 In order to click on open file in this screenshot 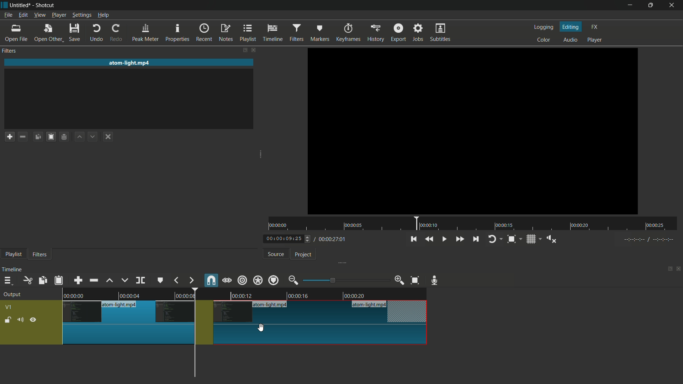, I will do `click(16, 33)`.